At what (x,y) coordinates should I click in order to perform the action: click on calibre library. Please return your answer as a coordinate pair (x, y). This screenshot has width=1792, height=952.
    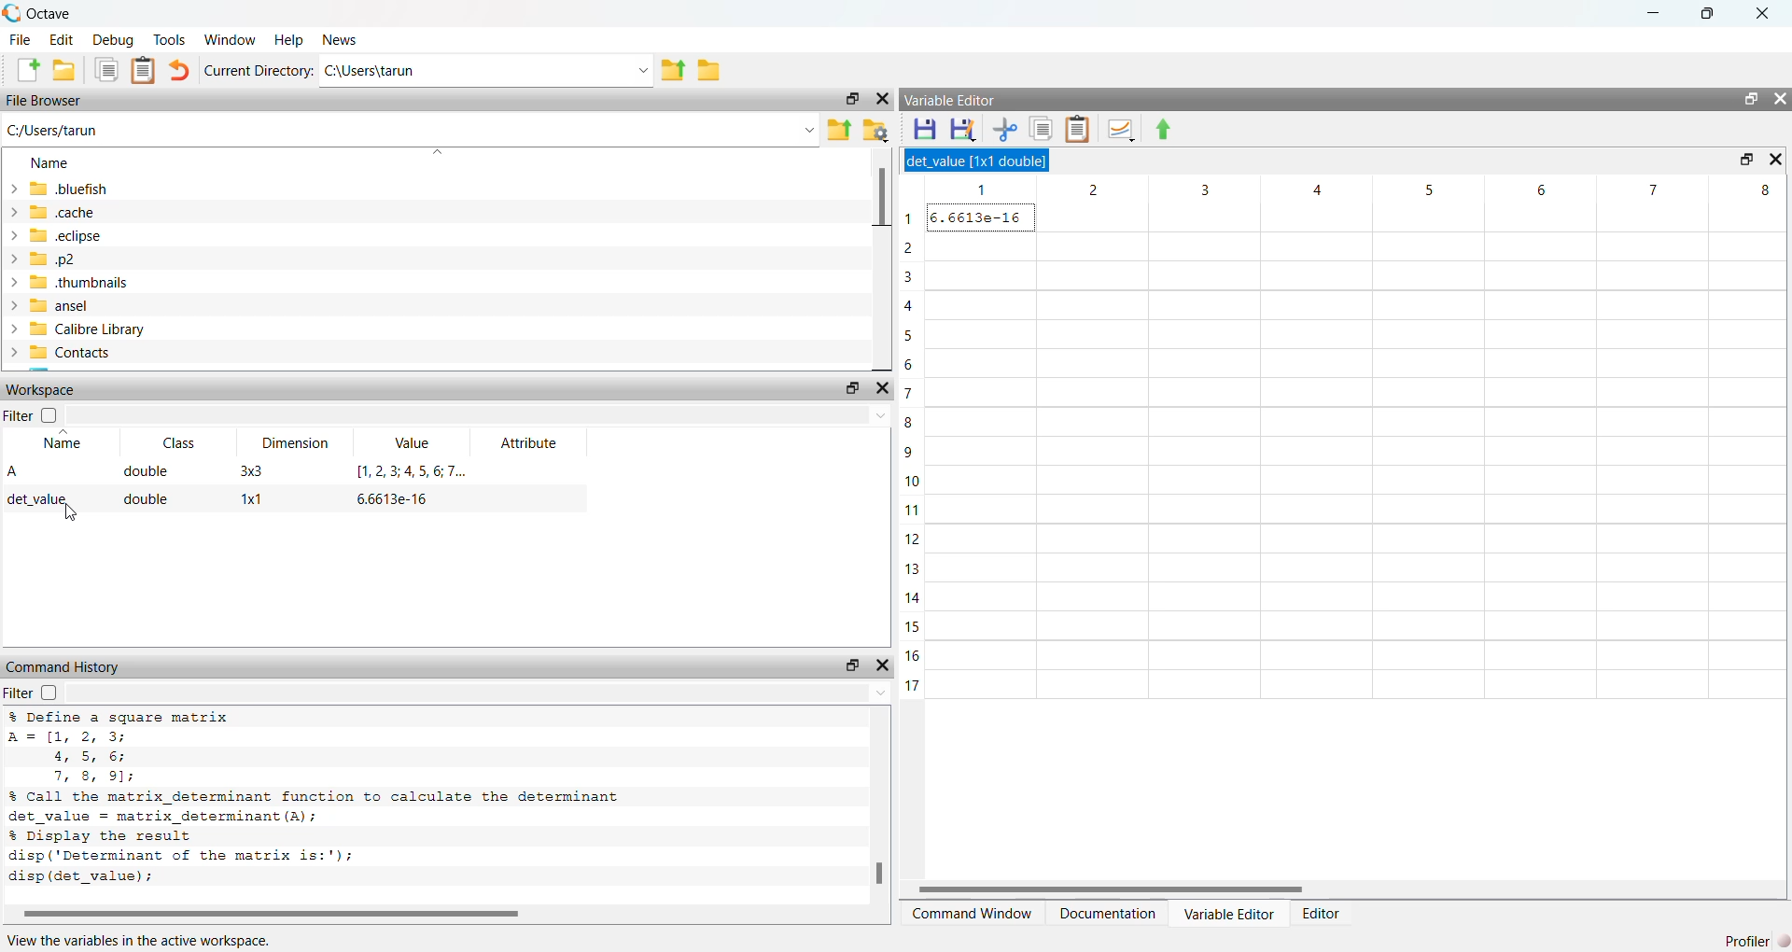
    Looking at the image, I should click on (77, 329).